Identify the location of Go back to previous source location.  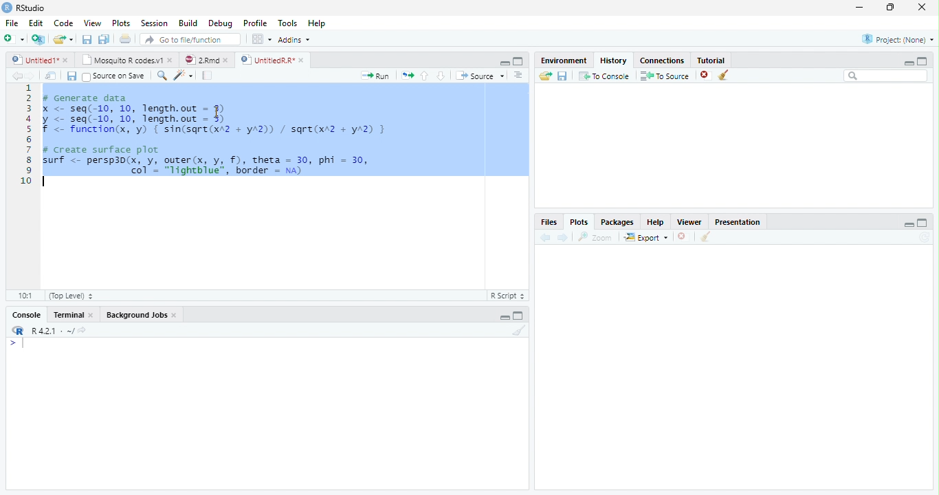
(16, 76).